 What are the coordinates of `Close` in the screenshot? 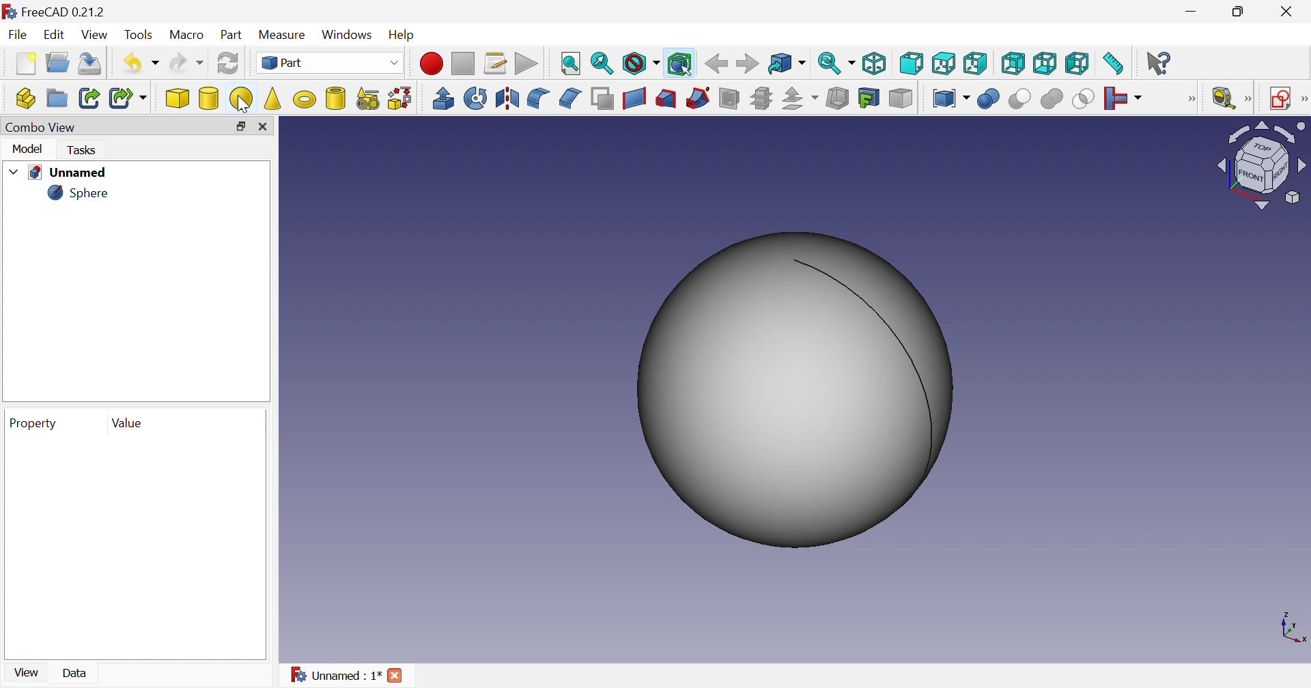 It's located at (265, 128).